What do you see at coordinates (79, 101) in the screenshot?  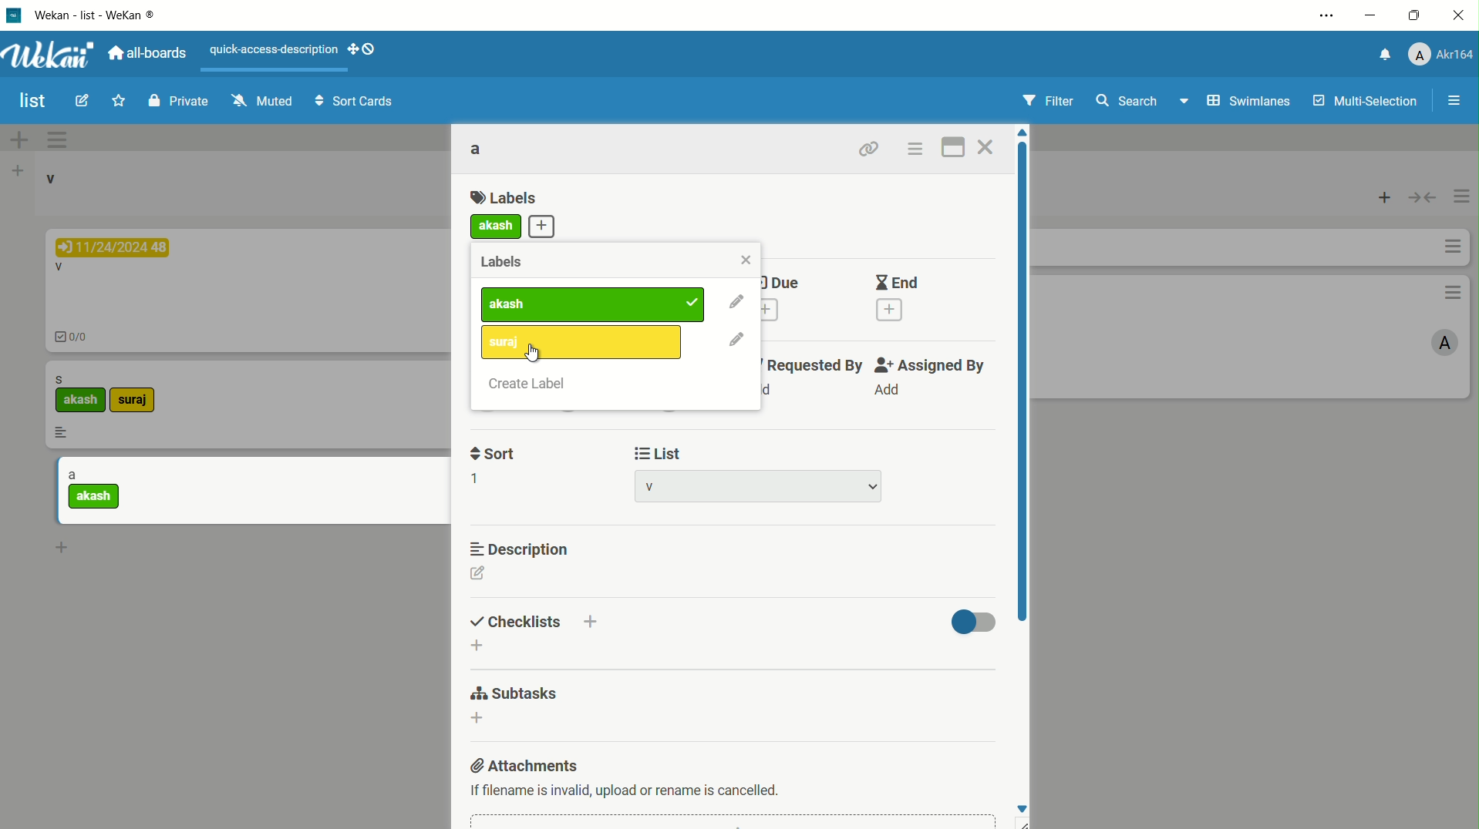 I see `edit` at bounding box center [79, 101].